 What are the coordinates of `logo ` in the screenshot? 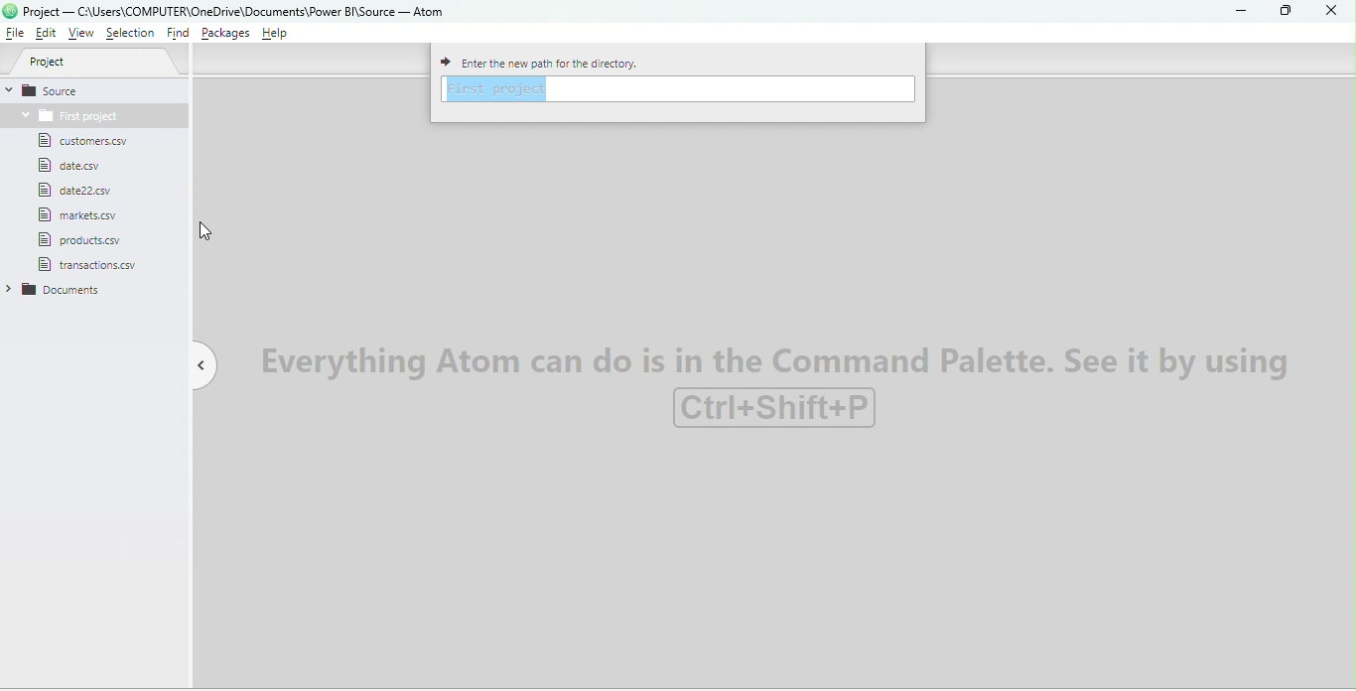 It's located at (10, 11).